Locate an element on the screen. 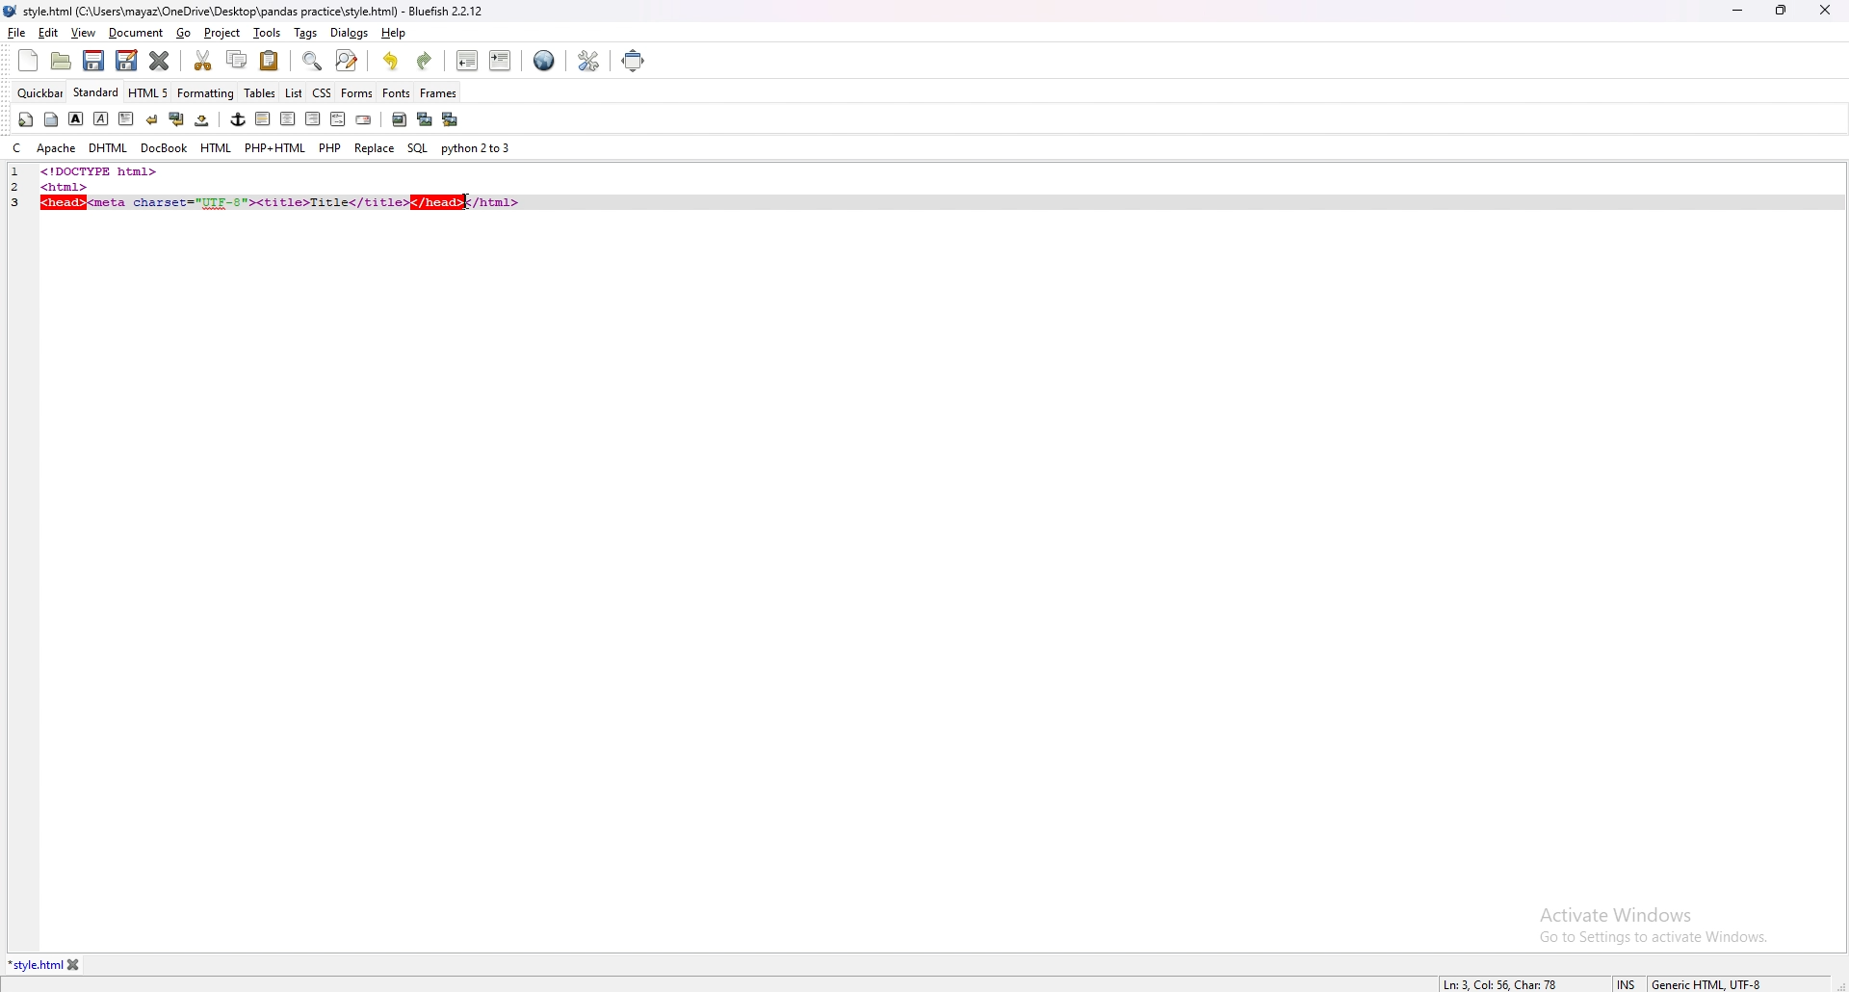 This screenshot has width=1849, height=992. center is located at coordinates (287, 119).